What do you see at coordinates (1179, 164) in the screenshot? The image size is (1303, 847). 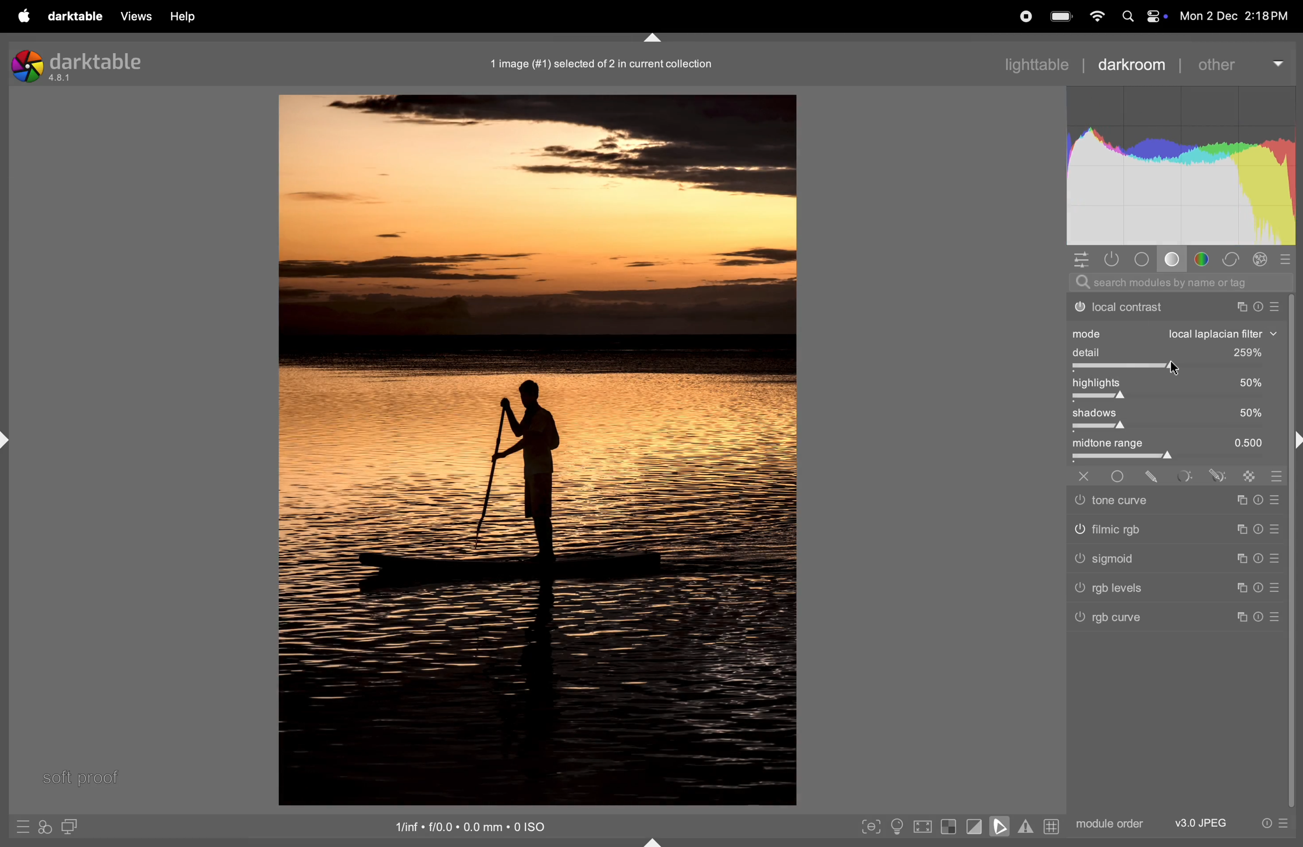 I see `histogram` at bounding box center [1179, 164].